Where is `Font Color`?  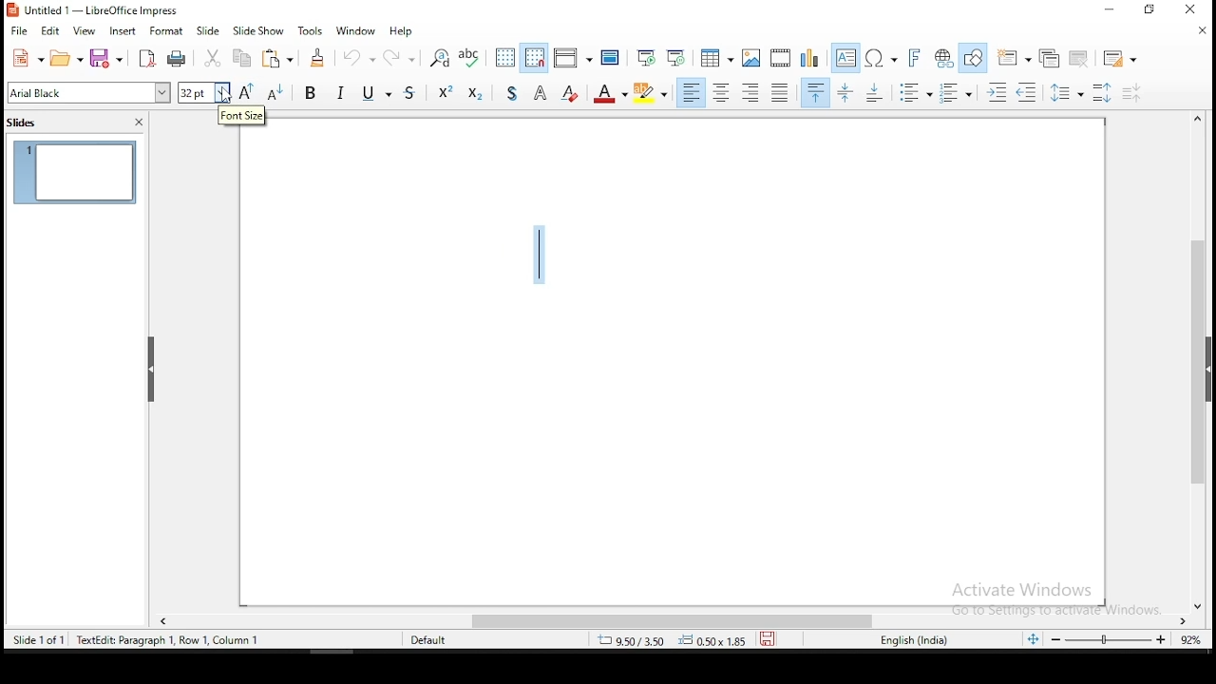 Font Color is located at coordinates (610, 92).